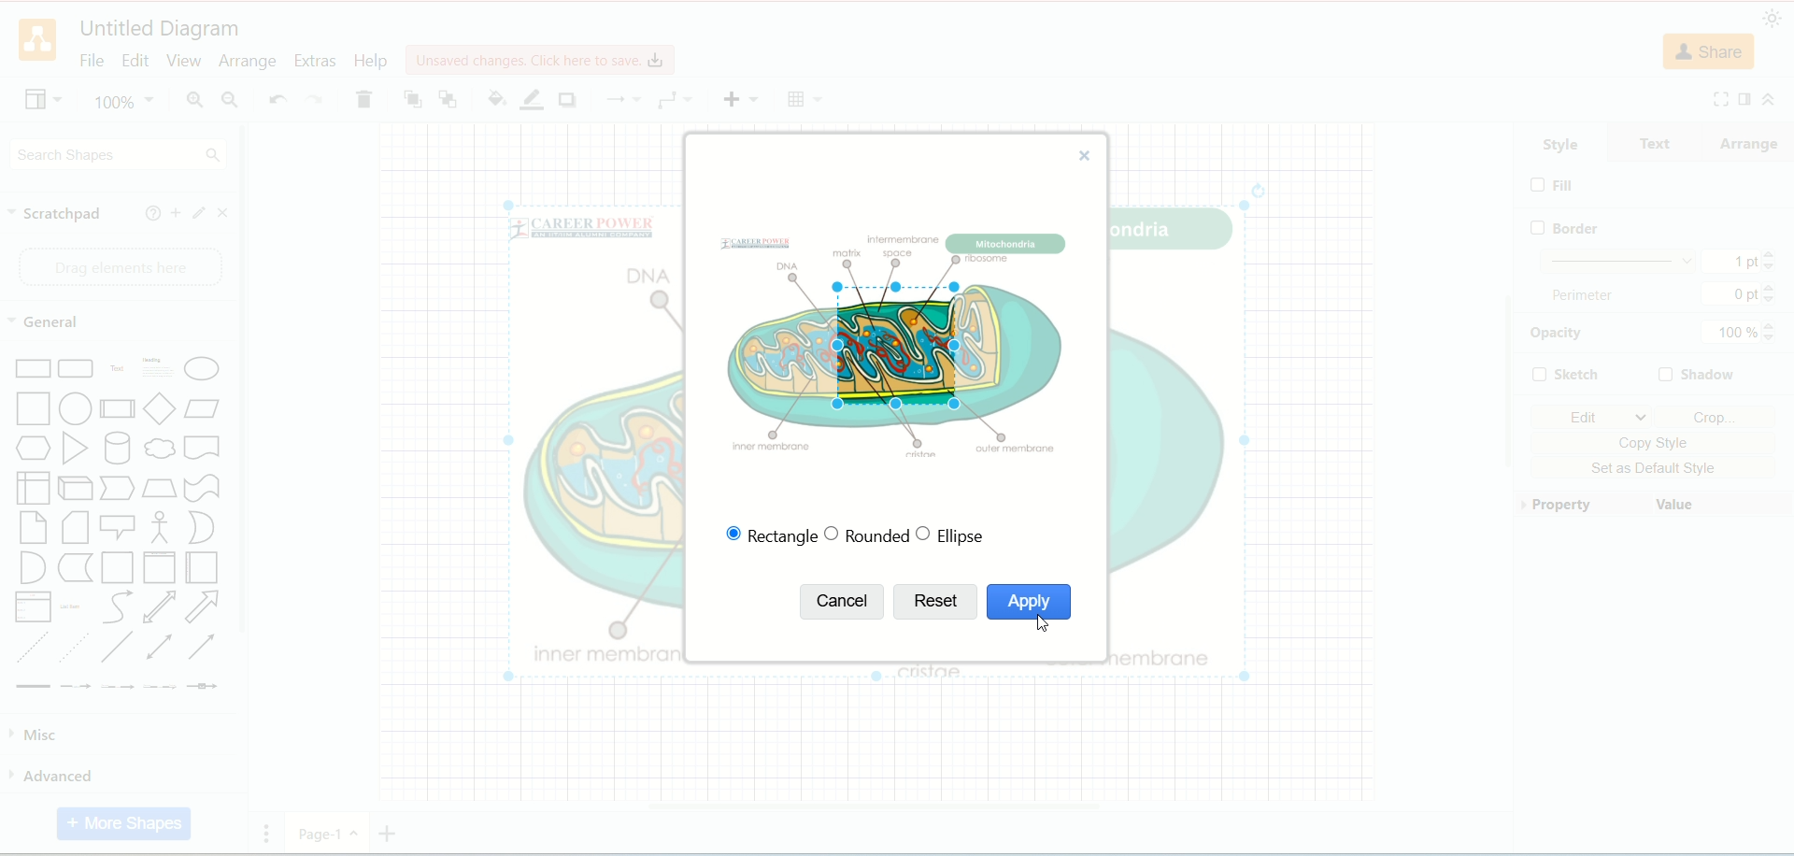  Describe the element at coordinates (117, 689) in the screenshot. I see `Connector with 2 Labels` at that location.